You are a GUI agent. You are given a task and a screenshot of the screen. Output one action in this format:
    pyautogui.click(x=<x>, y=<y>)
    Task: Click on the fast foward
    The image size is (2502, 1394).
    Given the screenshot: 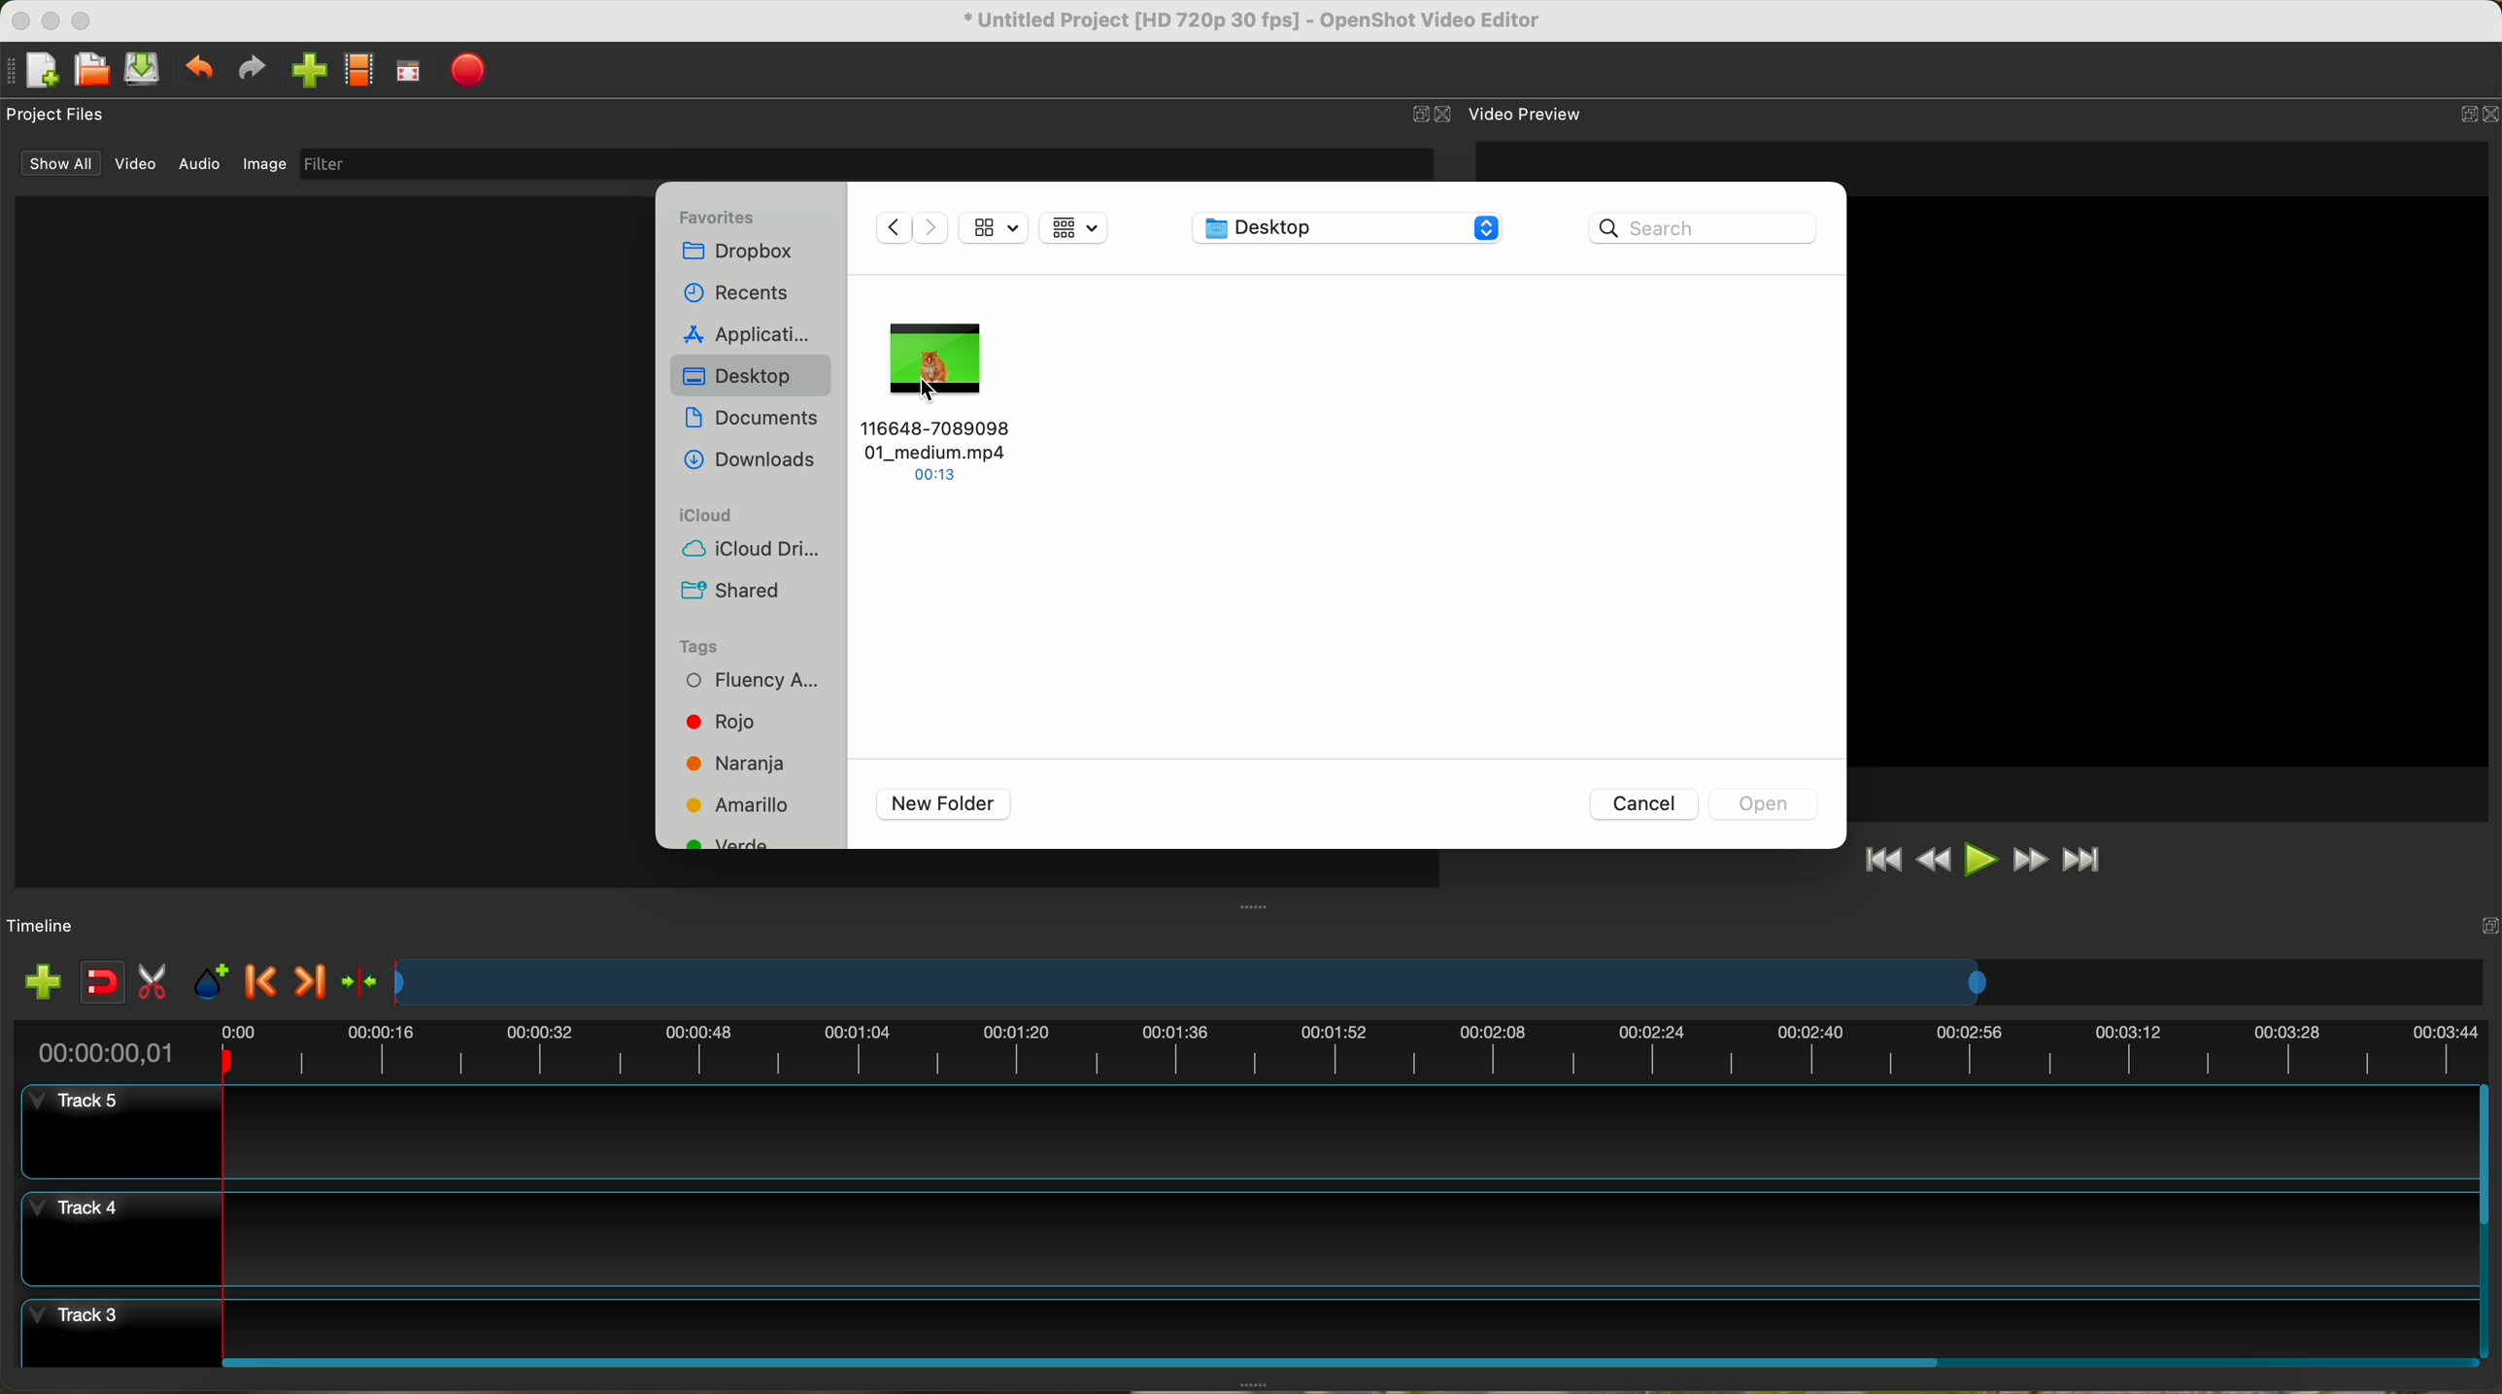 What is the action you would take?
    pyautogui.click(x=2030, y=860)
    